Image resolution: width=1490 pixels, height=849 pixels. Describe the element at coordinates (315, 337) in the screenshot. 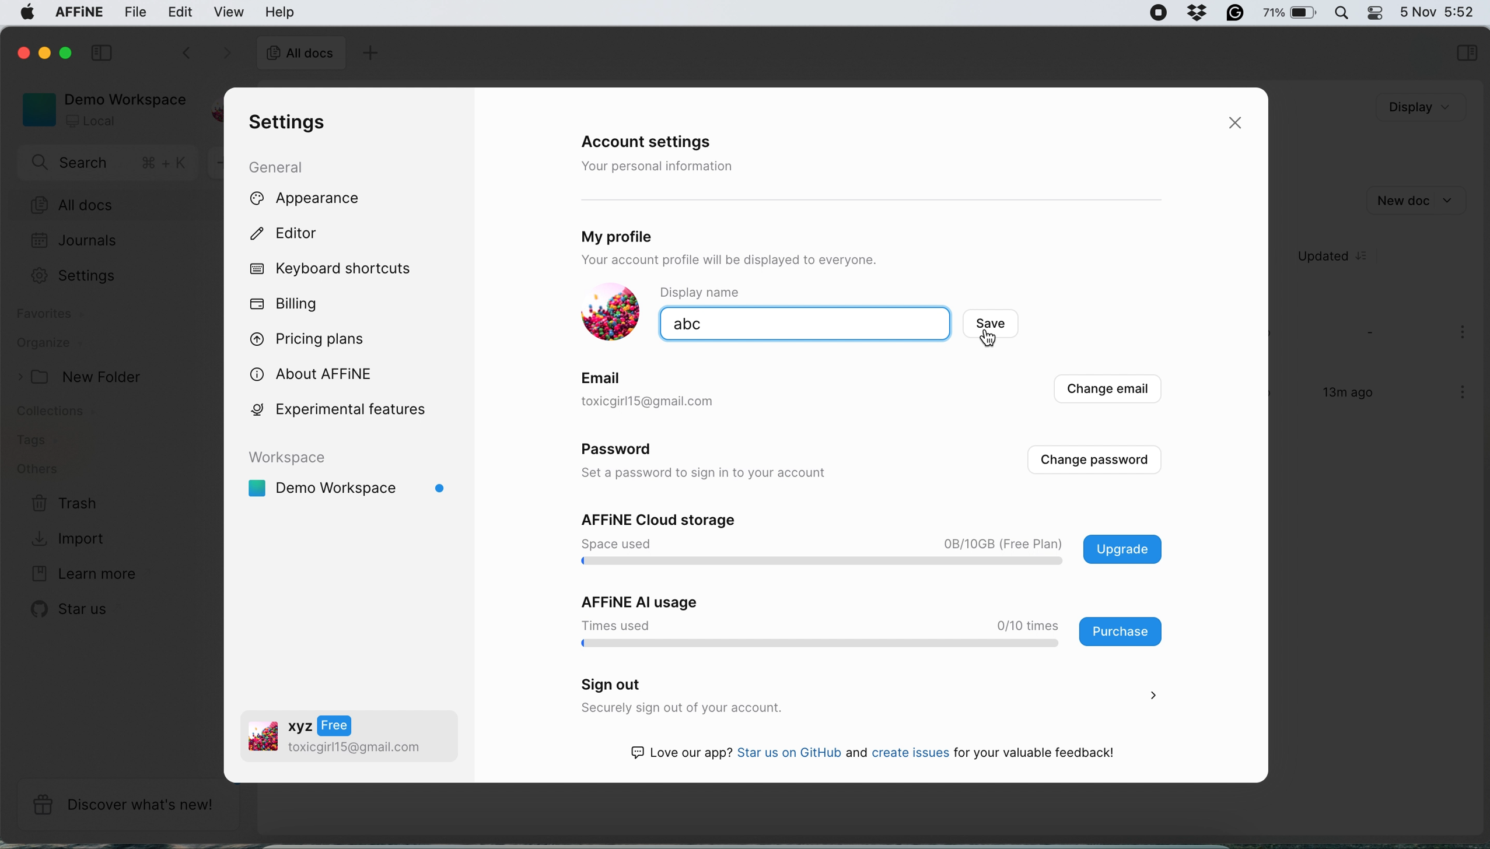

I see `pricing plans` at that location.